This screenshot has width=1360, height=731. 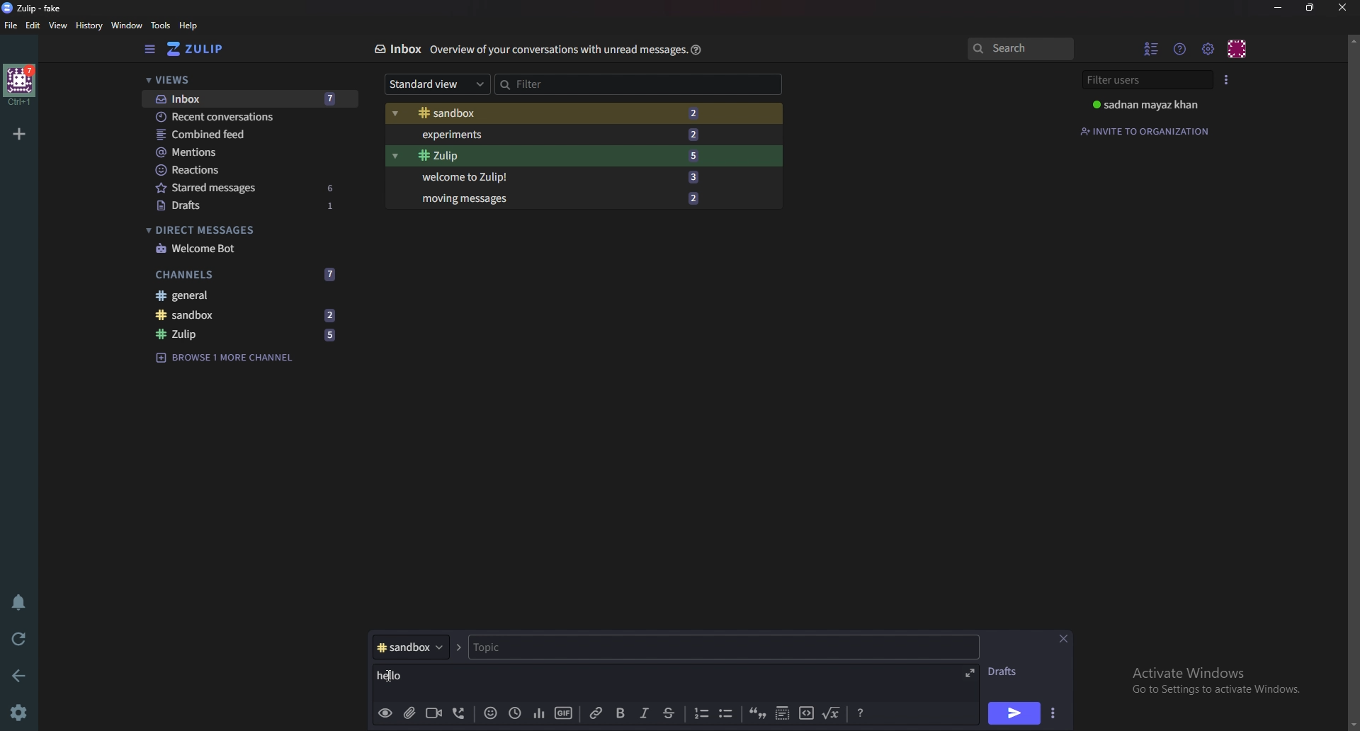 I want to click on Bold, so click(x=620, y=715).